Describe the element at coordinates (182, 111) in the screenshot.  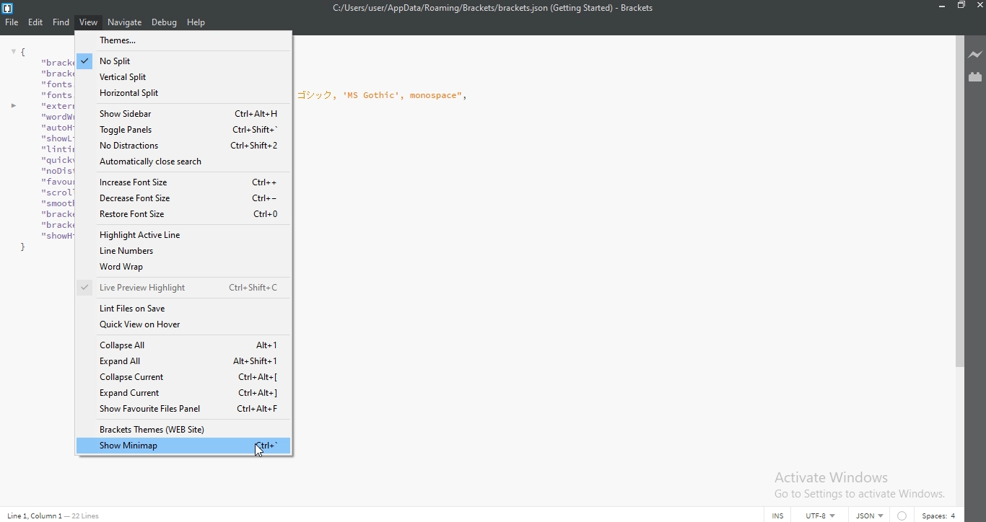
I see `show sidebar` at that location.